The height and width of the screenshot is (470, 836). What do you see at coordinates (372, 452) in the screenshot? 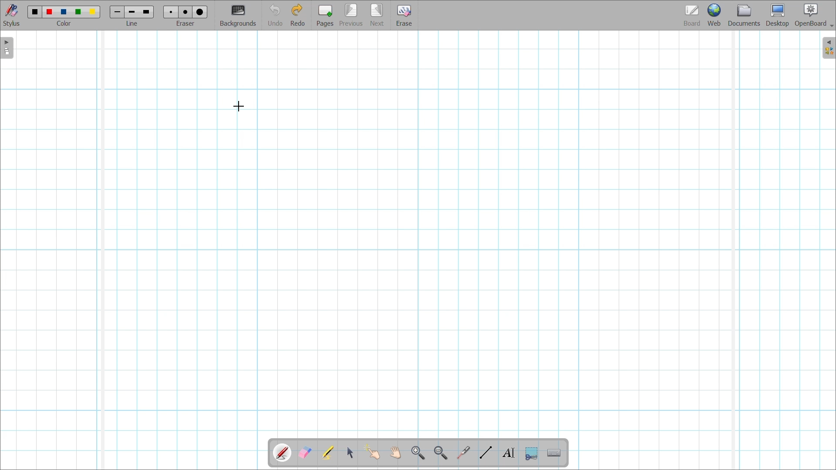
I see `Interact with items` at bounding box center [372, 452].